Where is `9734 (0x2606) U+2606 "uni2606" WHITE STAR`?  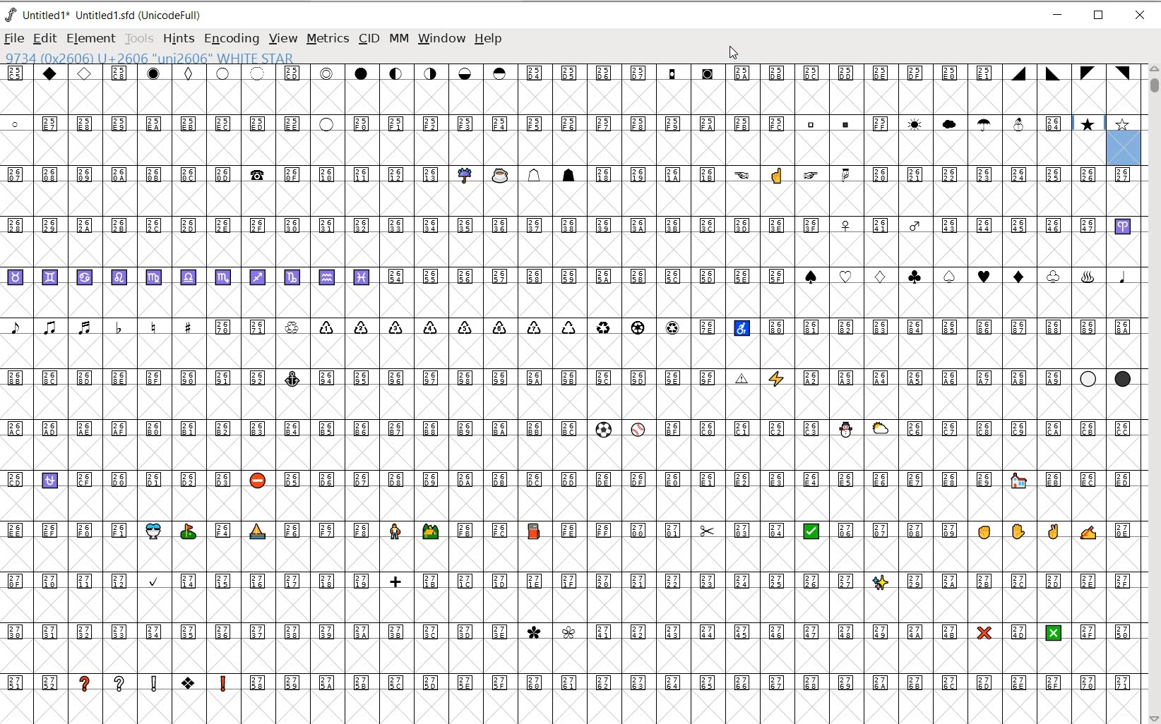 9734 (0x2606) U+2606 "uni2606" WHITE STAR is located at coordinates (150, 59).